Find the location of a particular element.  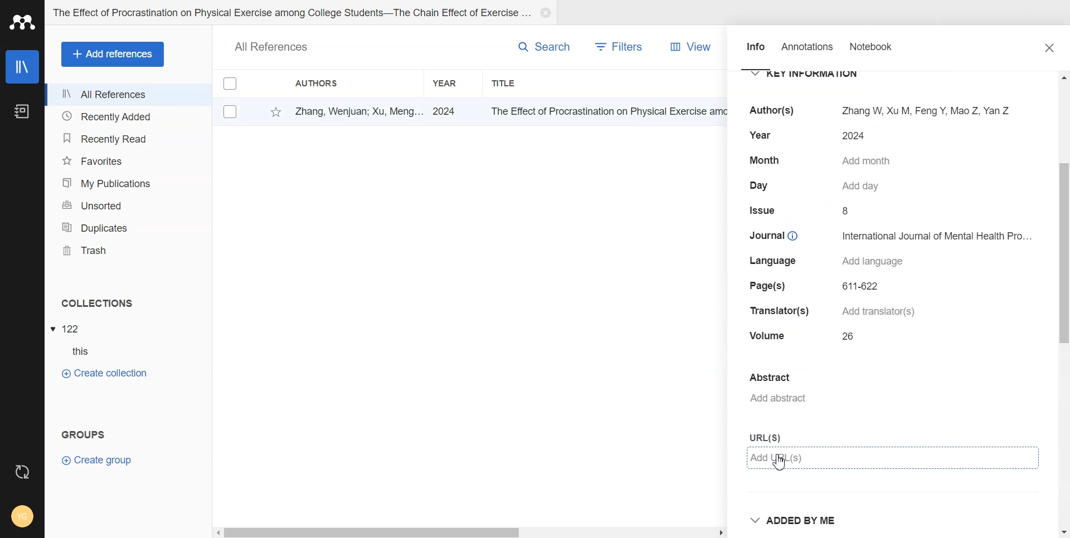

vertical scrollbar is located at coordinates (1063, 252).